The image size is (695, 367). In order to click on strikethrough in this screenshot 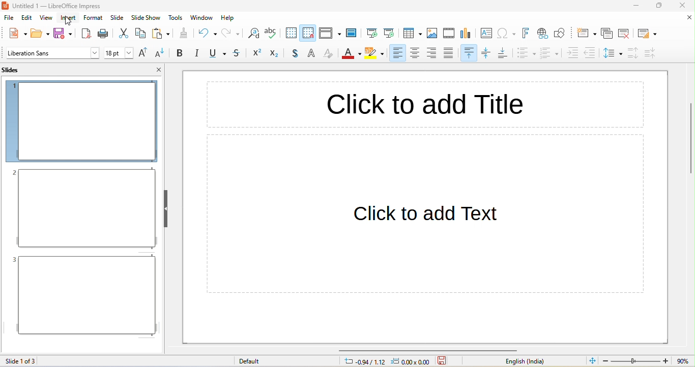, I will do `click(238, 54)`.